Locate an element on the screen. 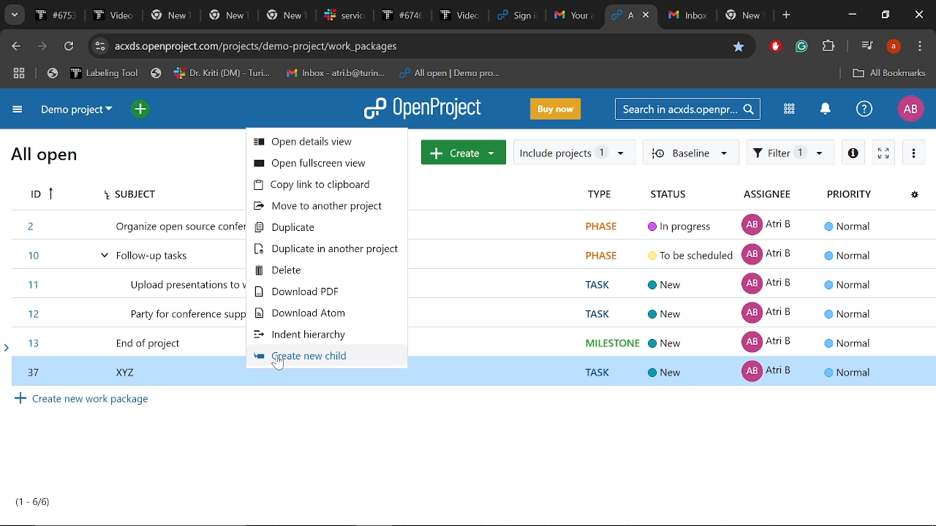  Add/remove bookmark is located at coordinates (736, 47).